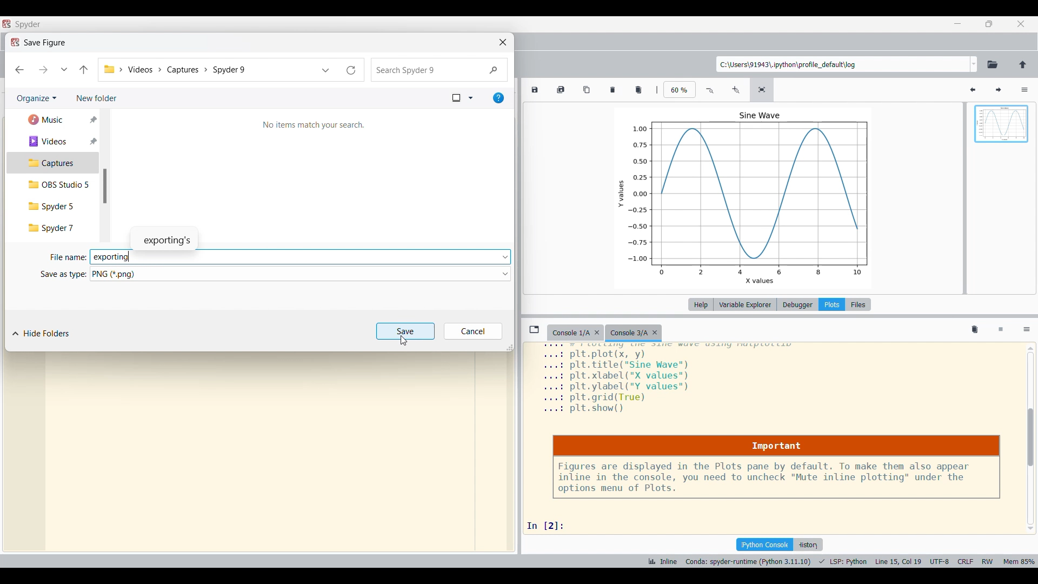 Image resolution: width=1038 pixels, height=584 pixels. What do you see at coordinates (947, 90) in the screenshot?
I see `Search variables by names and types` at bounding box center [947, 90].